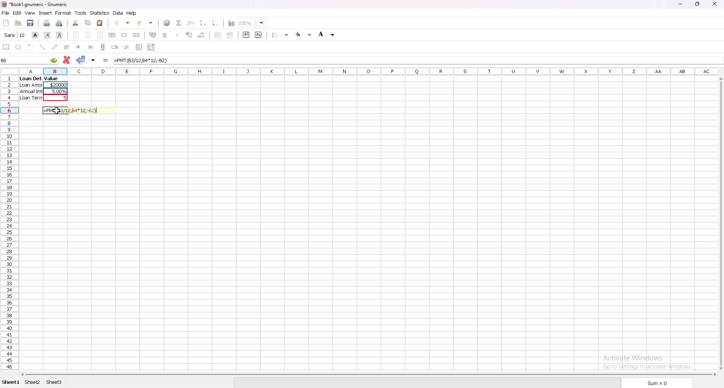 This screenshot has width=724, height=388. Describe the element at coordinates (115, 47) in the screenshot. I see `spin button` at that location.